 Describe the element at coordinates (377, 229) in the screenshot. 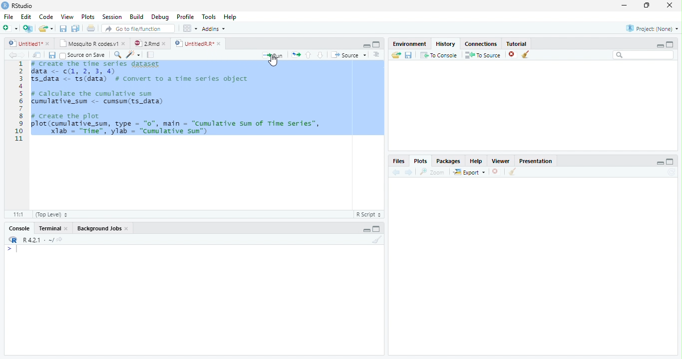

I see `Maximize` at that location.